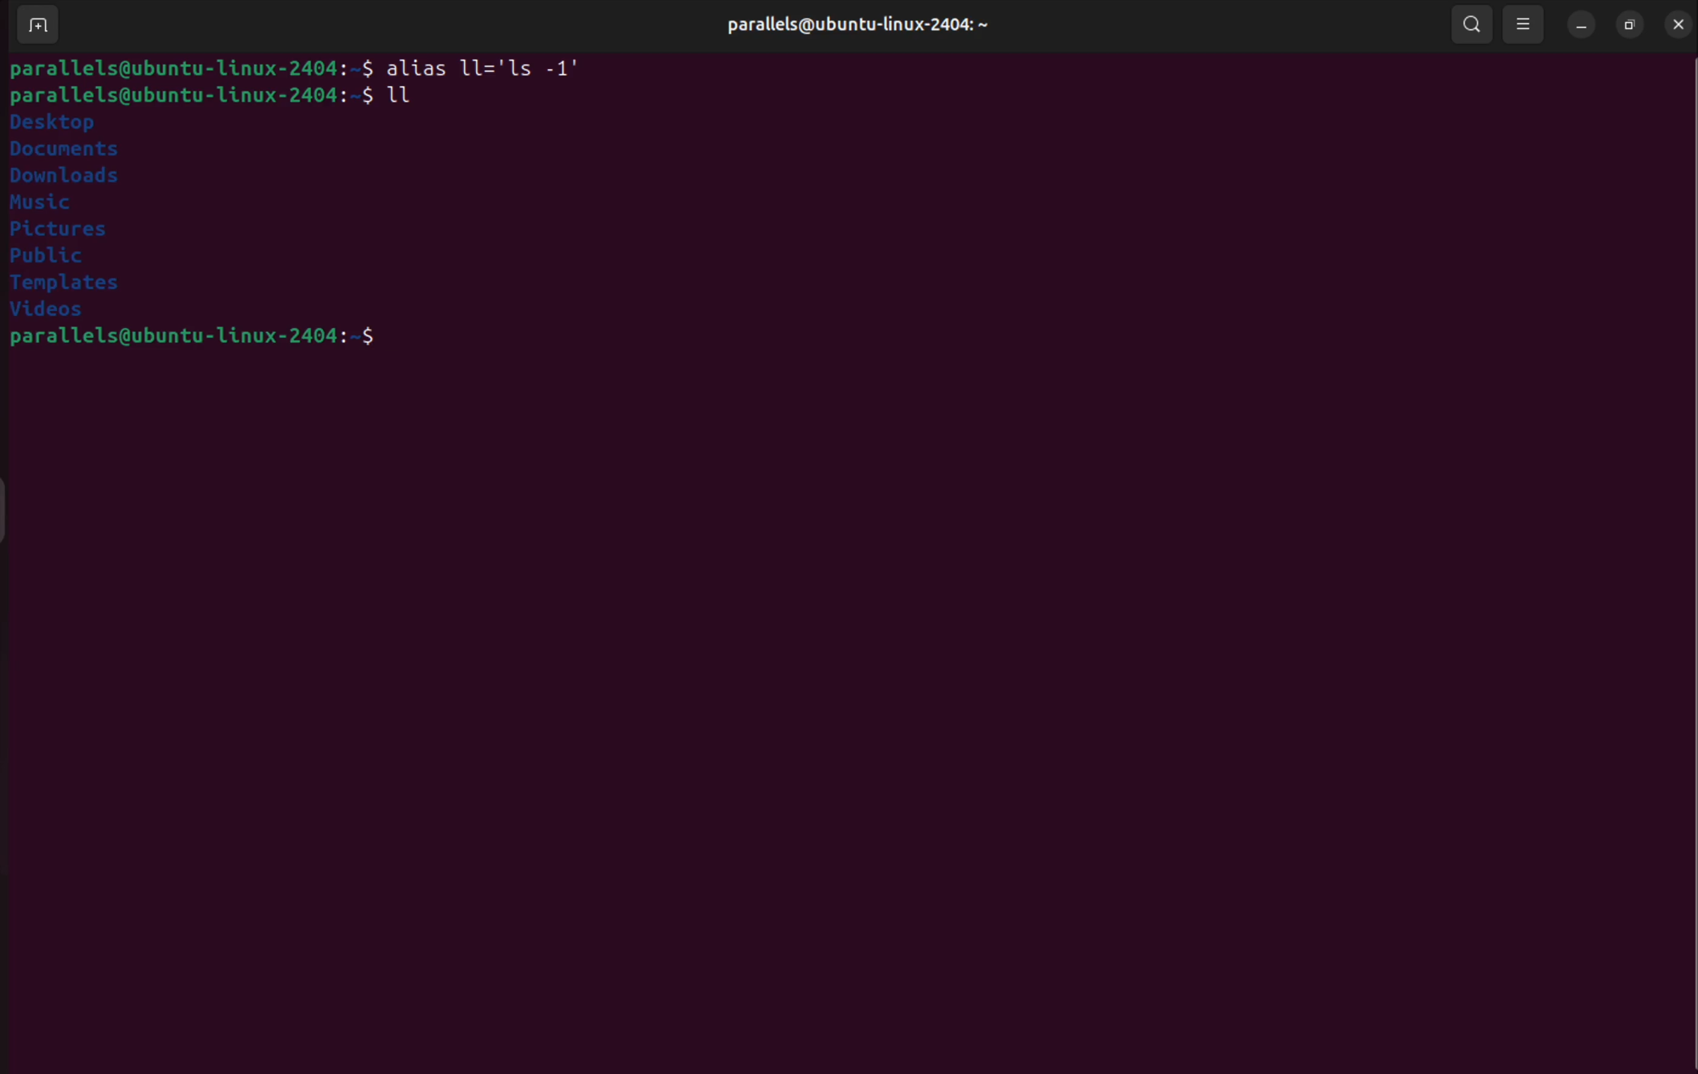 The image size is (1698, 1074). Describe the element at coordinates (190, 66) in the screenshot. I see `bash prompt` at that location.